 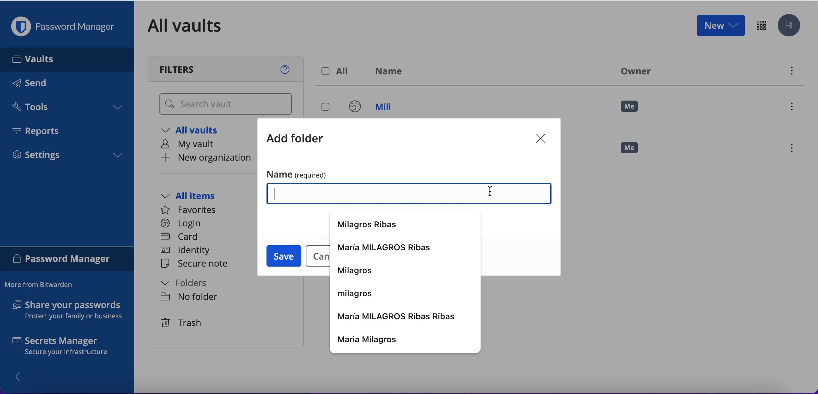 I want to click on name, so click(x=393, y=72).